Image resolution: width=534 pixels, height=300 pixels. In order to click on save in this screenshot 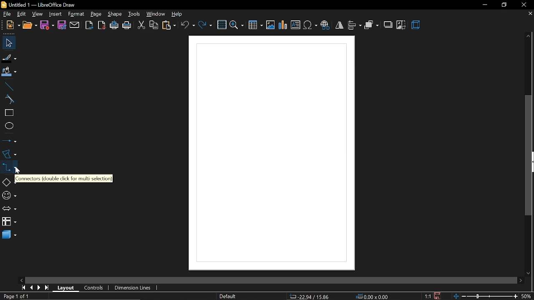, I will do `click(438, 296)`.